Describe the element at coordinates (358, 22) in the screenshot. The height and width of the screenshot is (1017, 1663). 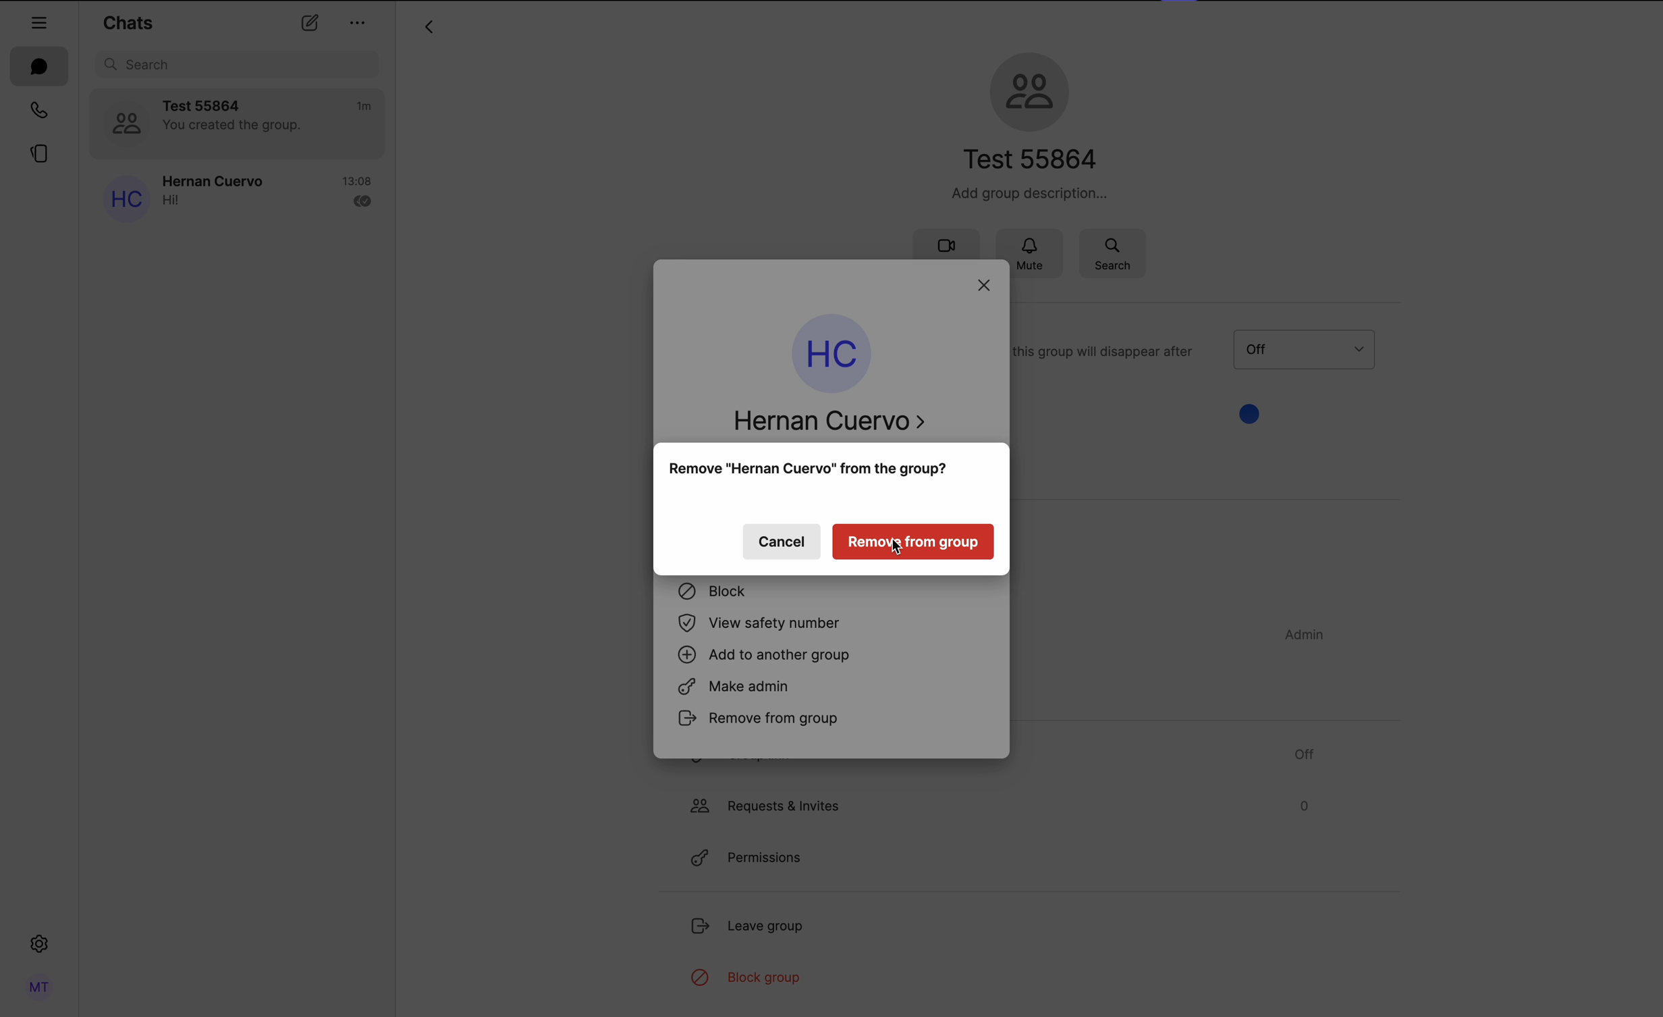
I see `options` at that location.